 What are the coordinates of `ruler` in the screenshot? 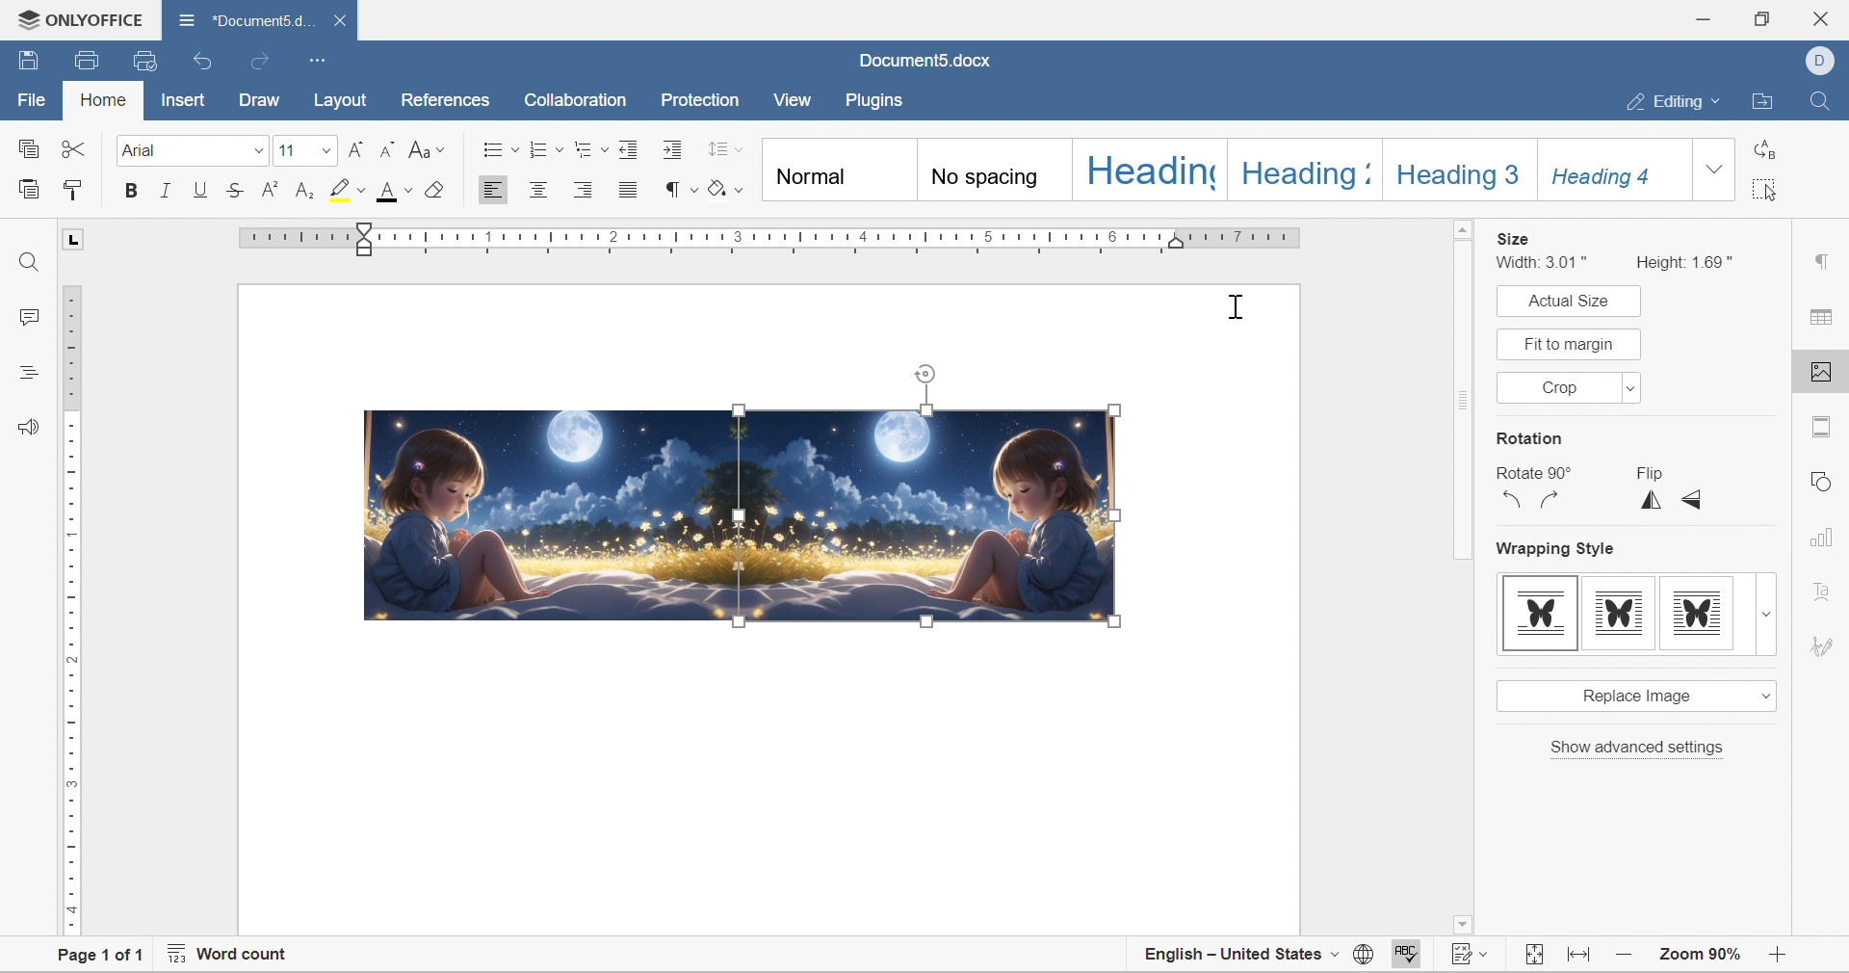 It's located at (72, 612).